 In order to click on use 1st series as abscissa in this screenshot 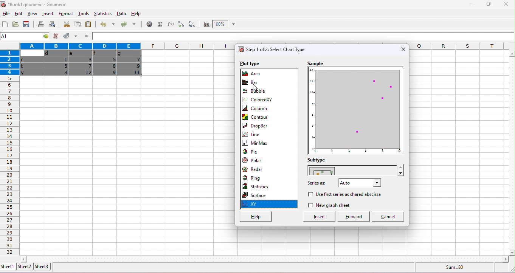, I will do `click(350, 195)`.